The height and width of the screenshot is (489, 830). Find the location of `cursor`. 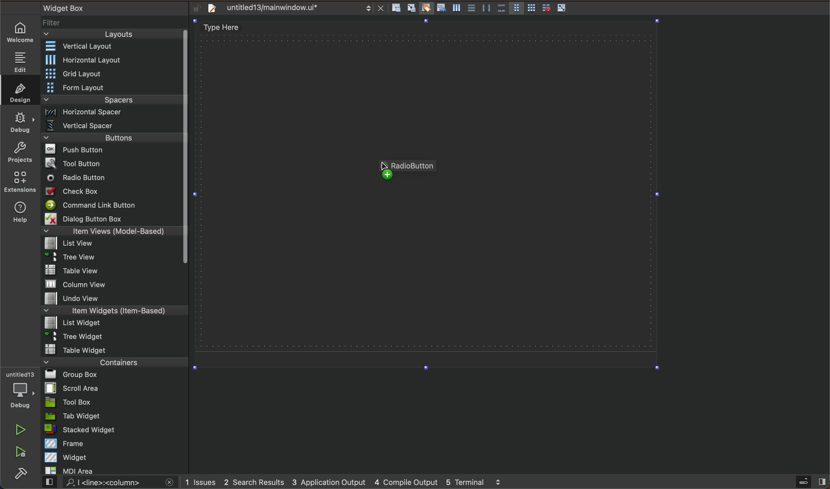

cursor is located at coordinates (384, 170).